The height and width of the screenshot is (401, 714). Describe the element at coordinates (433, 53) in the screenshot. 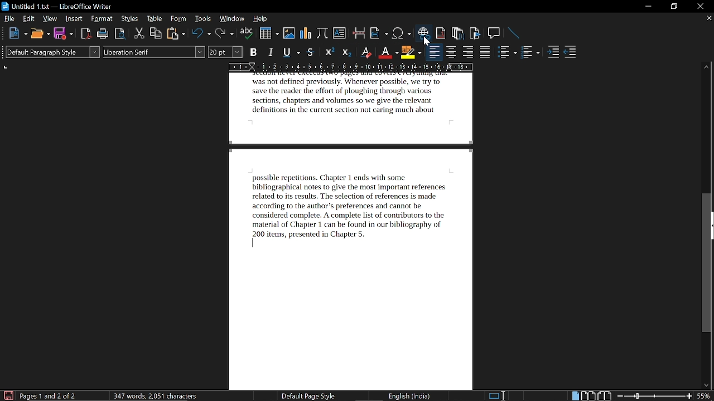

I see `align left` at that location.